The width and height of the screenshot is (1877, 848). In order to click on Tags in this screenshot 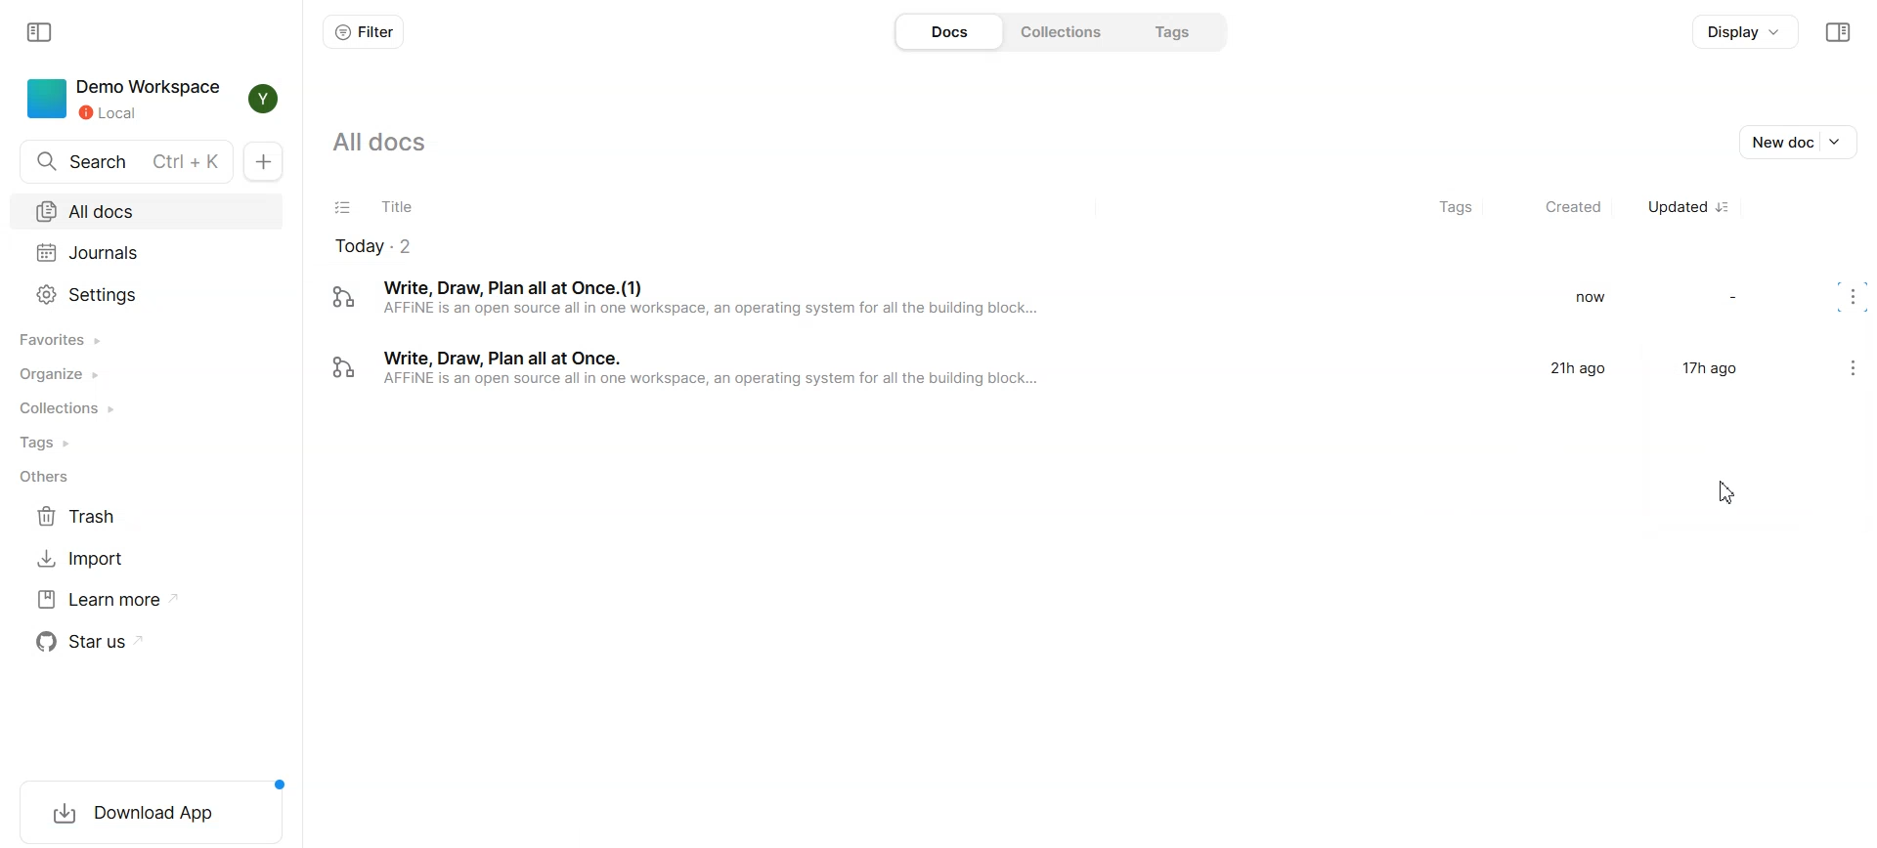, I will do `click(1175, 32)`.